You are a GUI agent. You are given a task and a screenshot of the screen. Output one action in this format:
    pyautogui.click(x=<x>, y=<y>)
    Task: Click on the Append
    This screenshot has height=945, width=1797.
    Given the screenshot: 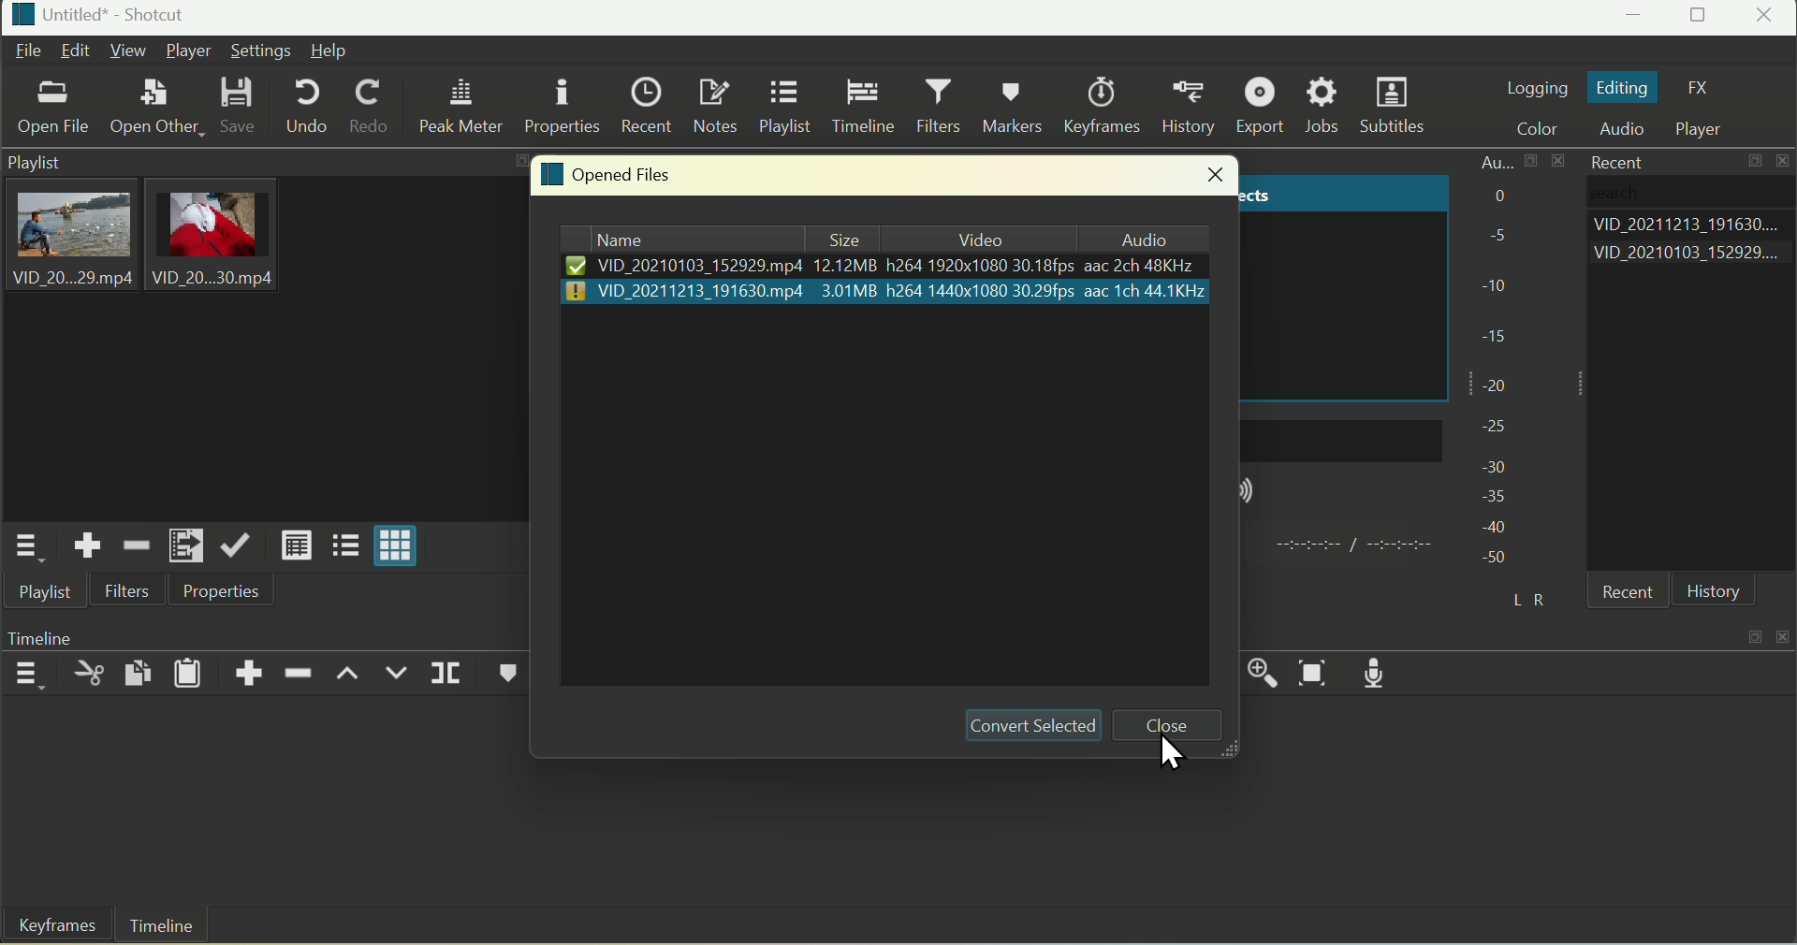 What is the action you would take?
    pyautogui.click(x=252, y=669)
    